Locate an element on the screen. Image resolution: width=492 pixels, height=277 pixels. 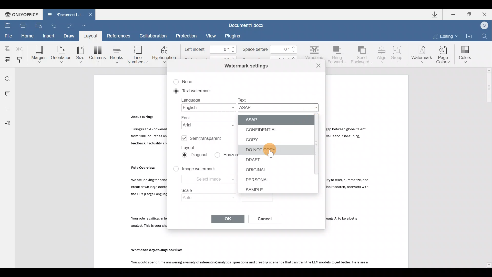
Semitransparent is located at coordinates (203, 139).